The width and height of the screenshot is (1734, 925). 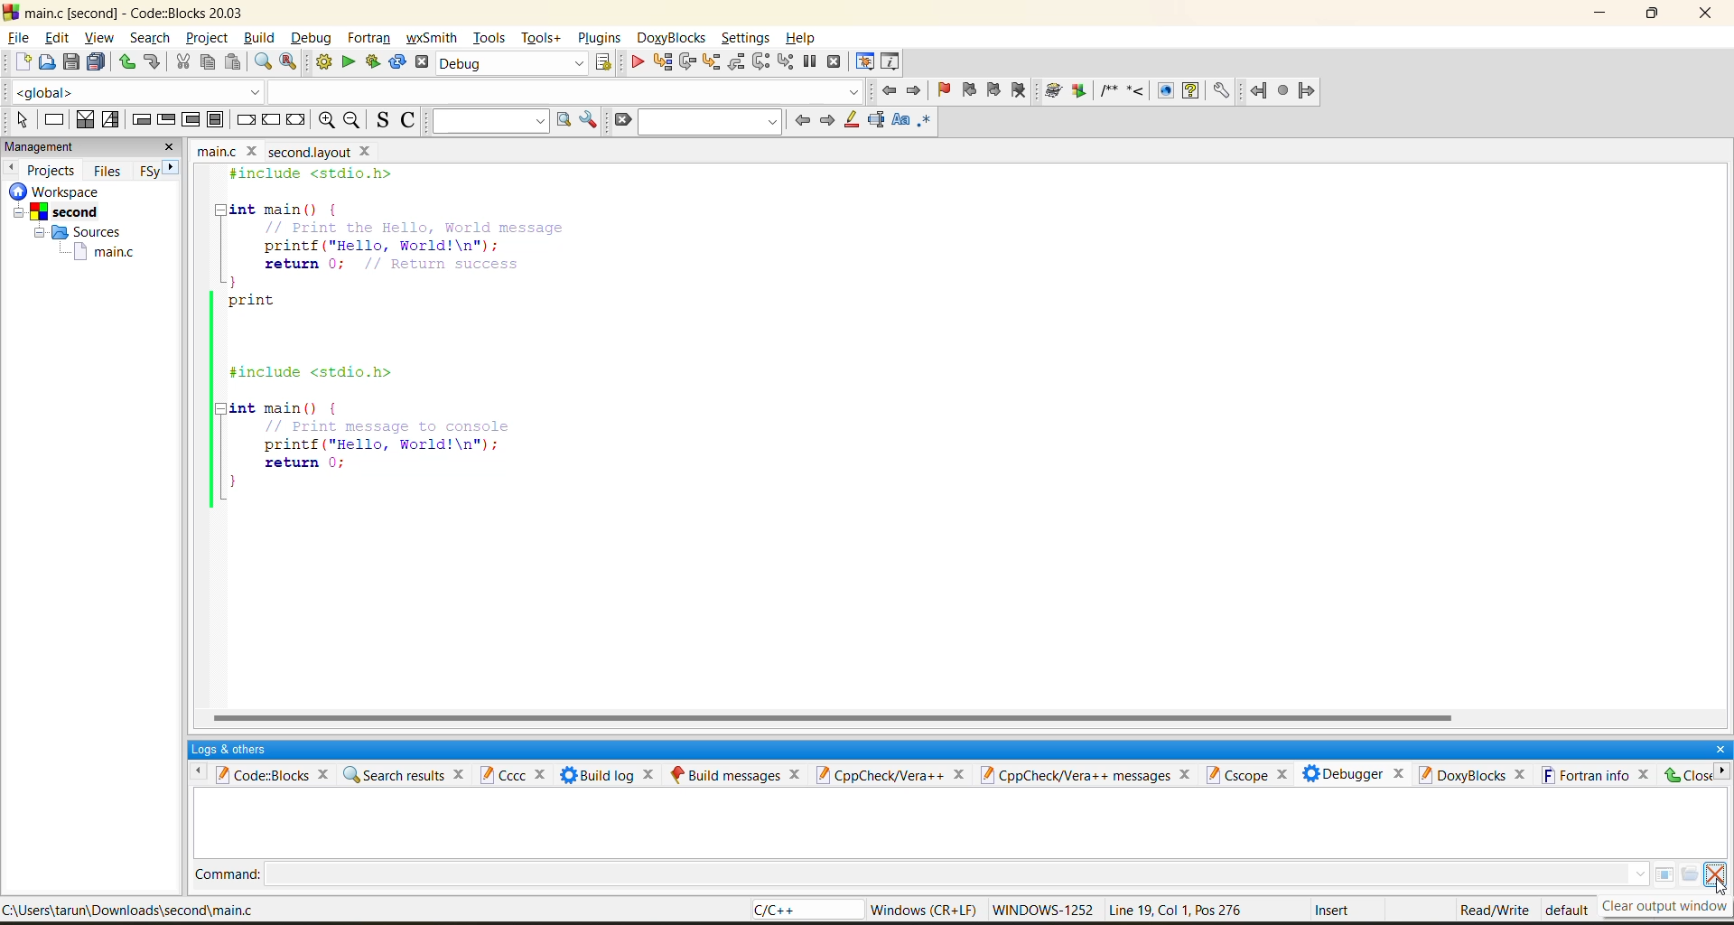 I want to click on break debugger, so click(x=813, y=62).